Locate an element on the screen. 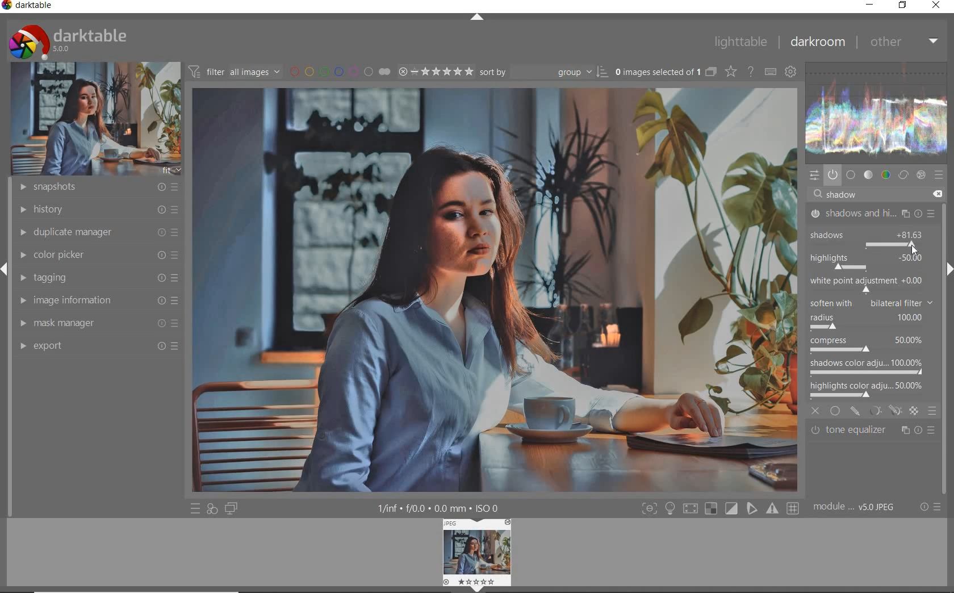 The width and height of the screenshot is (954, 593). other is located at coordinates (903, 41).